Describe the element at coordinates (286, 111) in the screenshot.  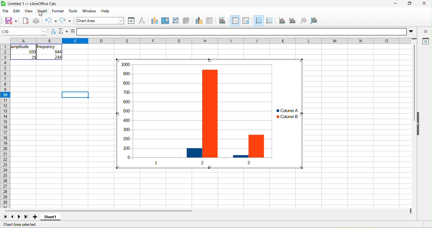
I see `column a` at that location.